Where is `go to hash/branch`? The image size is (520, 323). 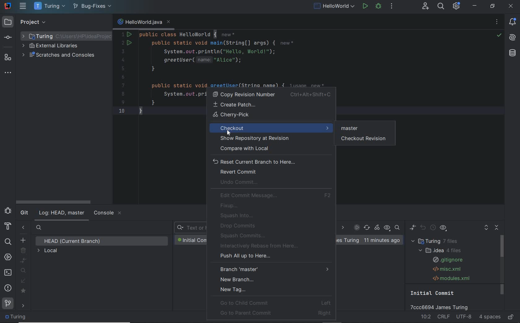 go to hash/branch is located at coordinates (397, 228).